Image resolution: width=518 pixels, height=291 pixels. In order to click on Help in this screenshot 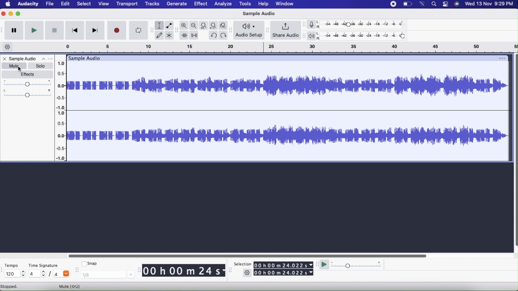, I will do `click(263, 3)`.